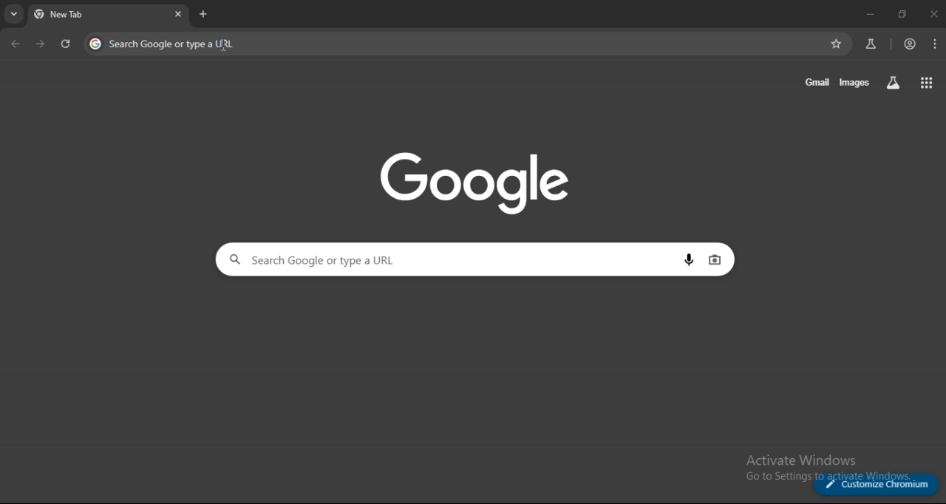  I want to click on restore down, so click(900, 14).